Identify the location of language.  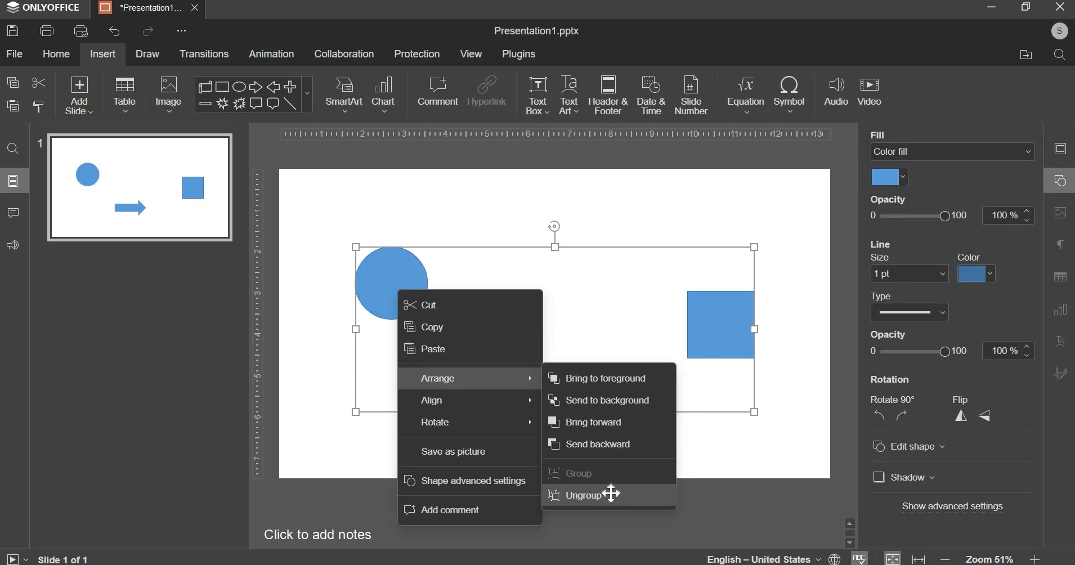
(858, 557).